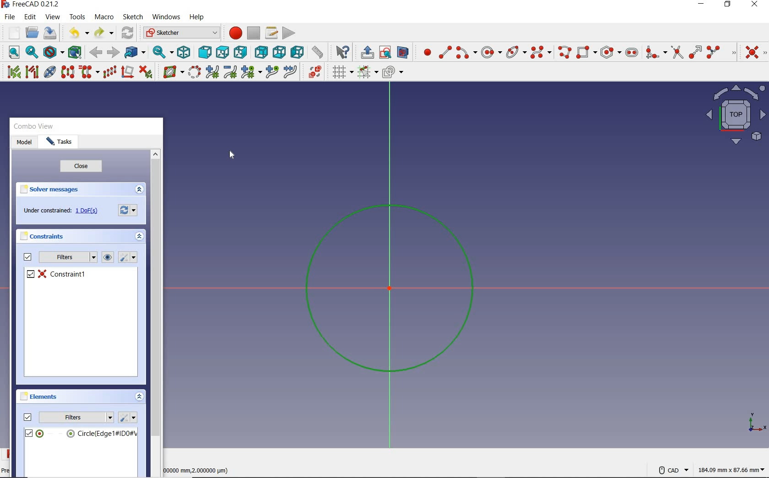 The image size is (769, 478). Describe the element at coordinates (492, 54) in the screenshot. I see `center & rim point` at that location.